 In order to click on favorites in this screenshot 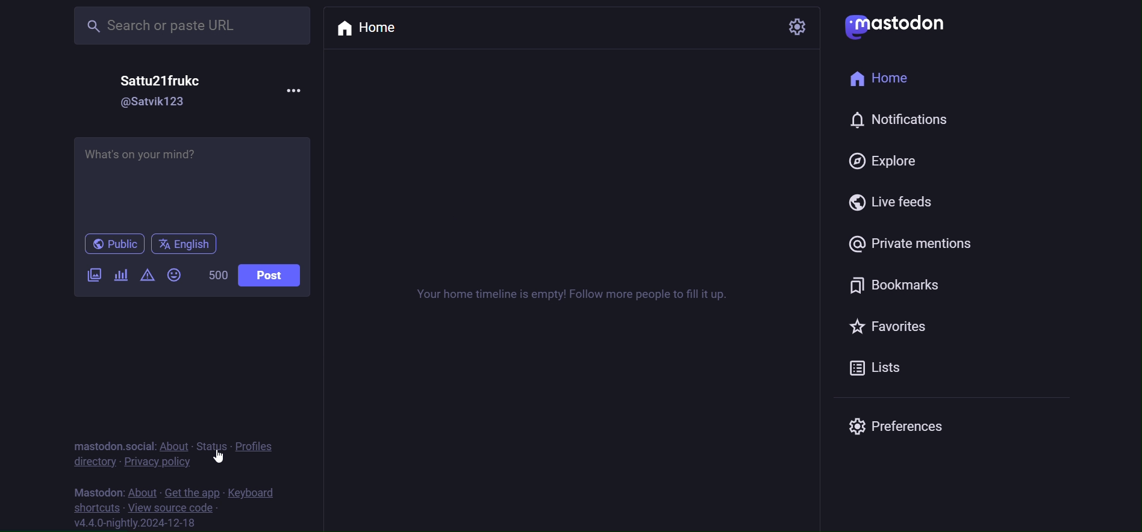, I will do `click(889, 327)`.